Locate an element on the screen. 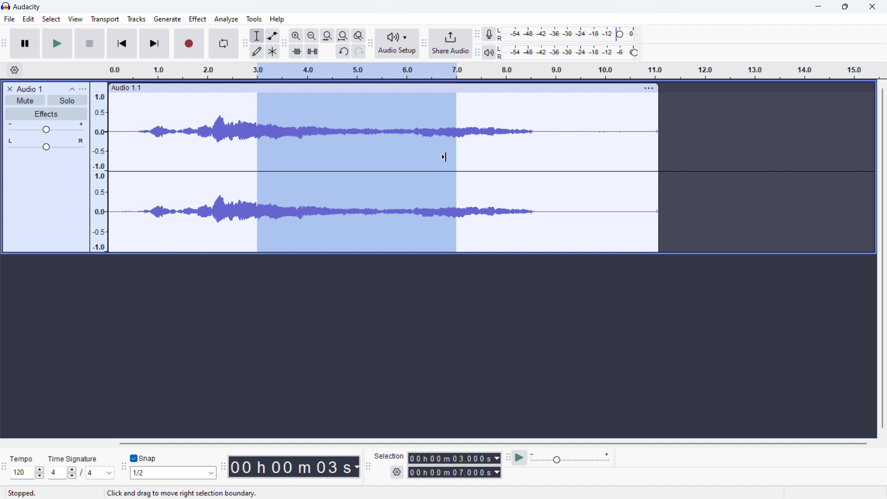 The image size is (887, 499). Click and drag to move right selection boundary. is located at coordinates (183, 495).